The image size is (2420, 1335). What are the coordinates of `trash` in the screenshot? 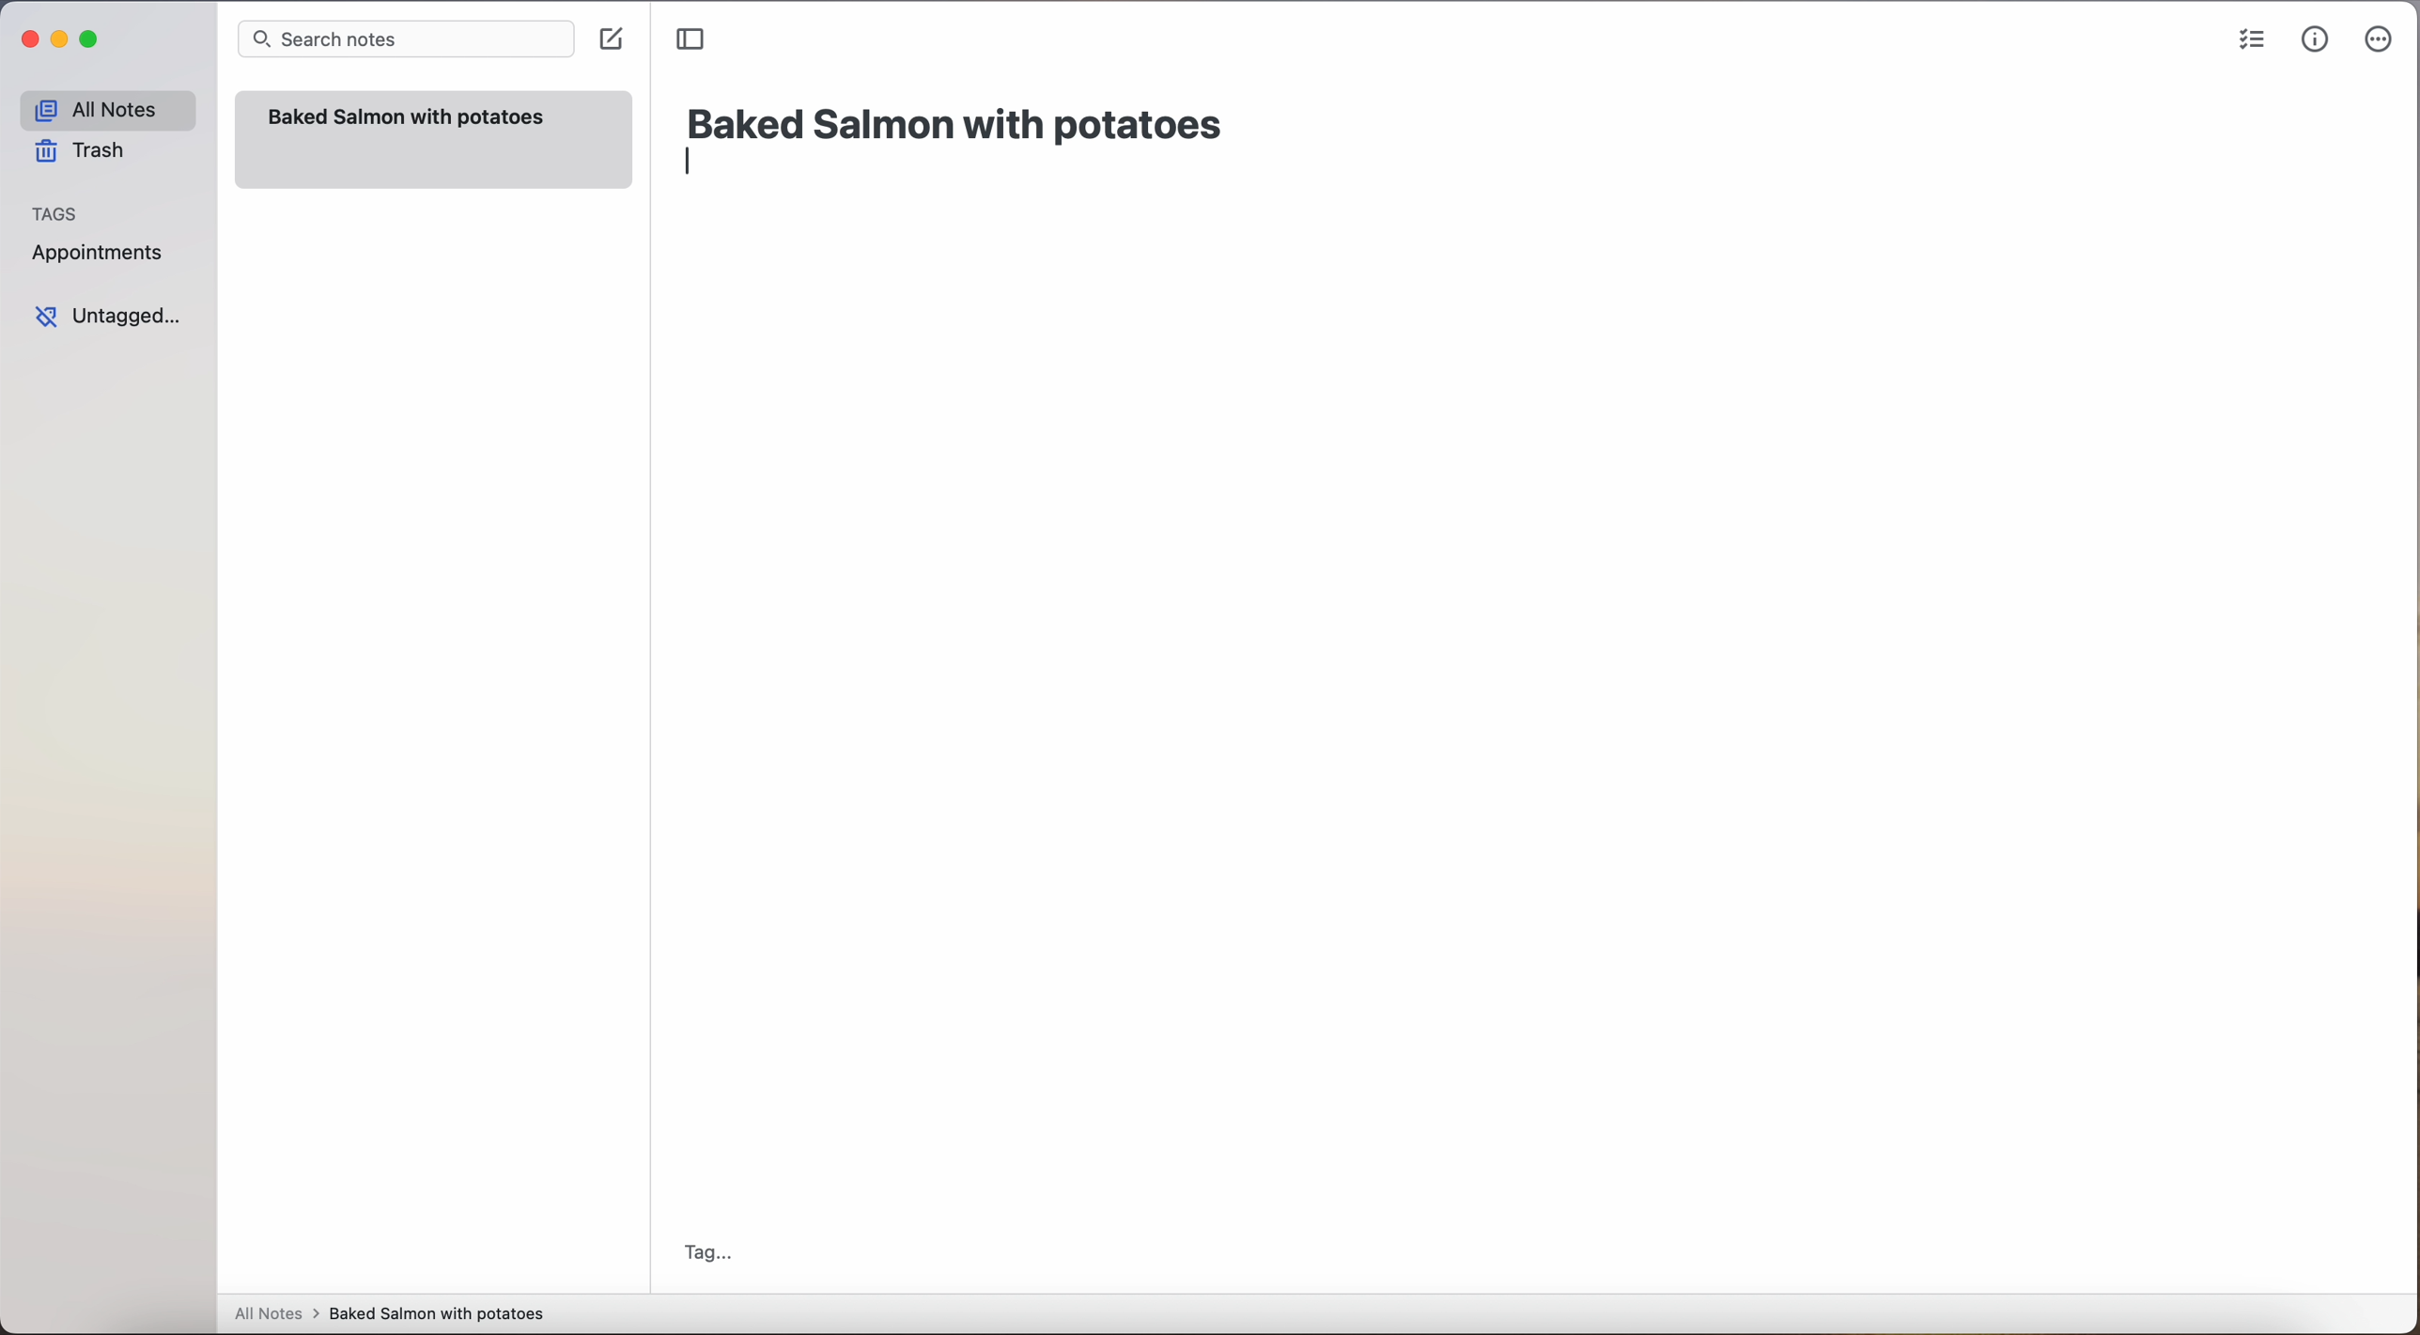 It's located at (86, 151).